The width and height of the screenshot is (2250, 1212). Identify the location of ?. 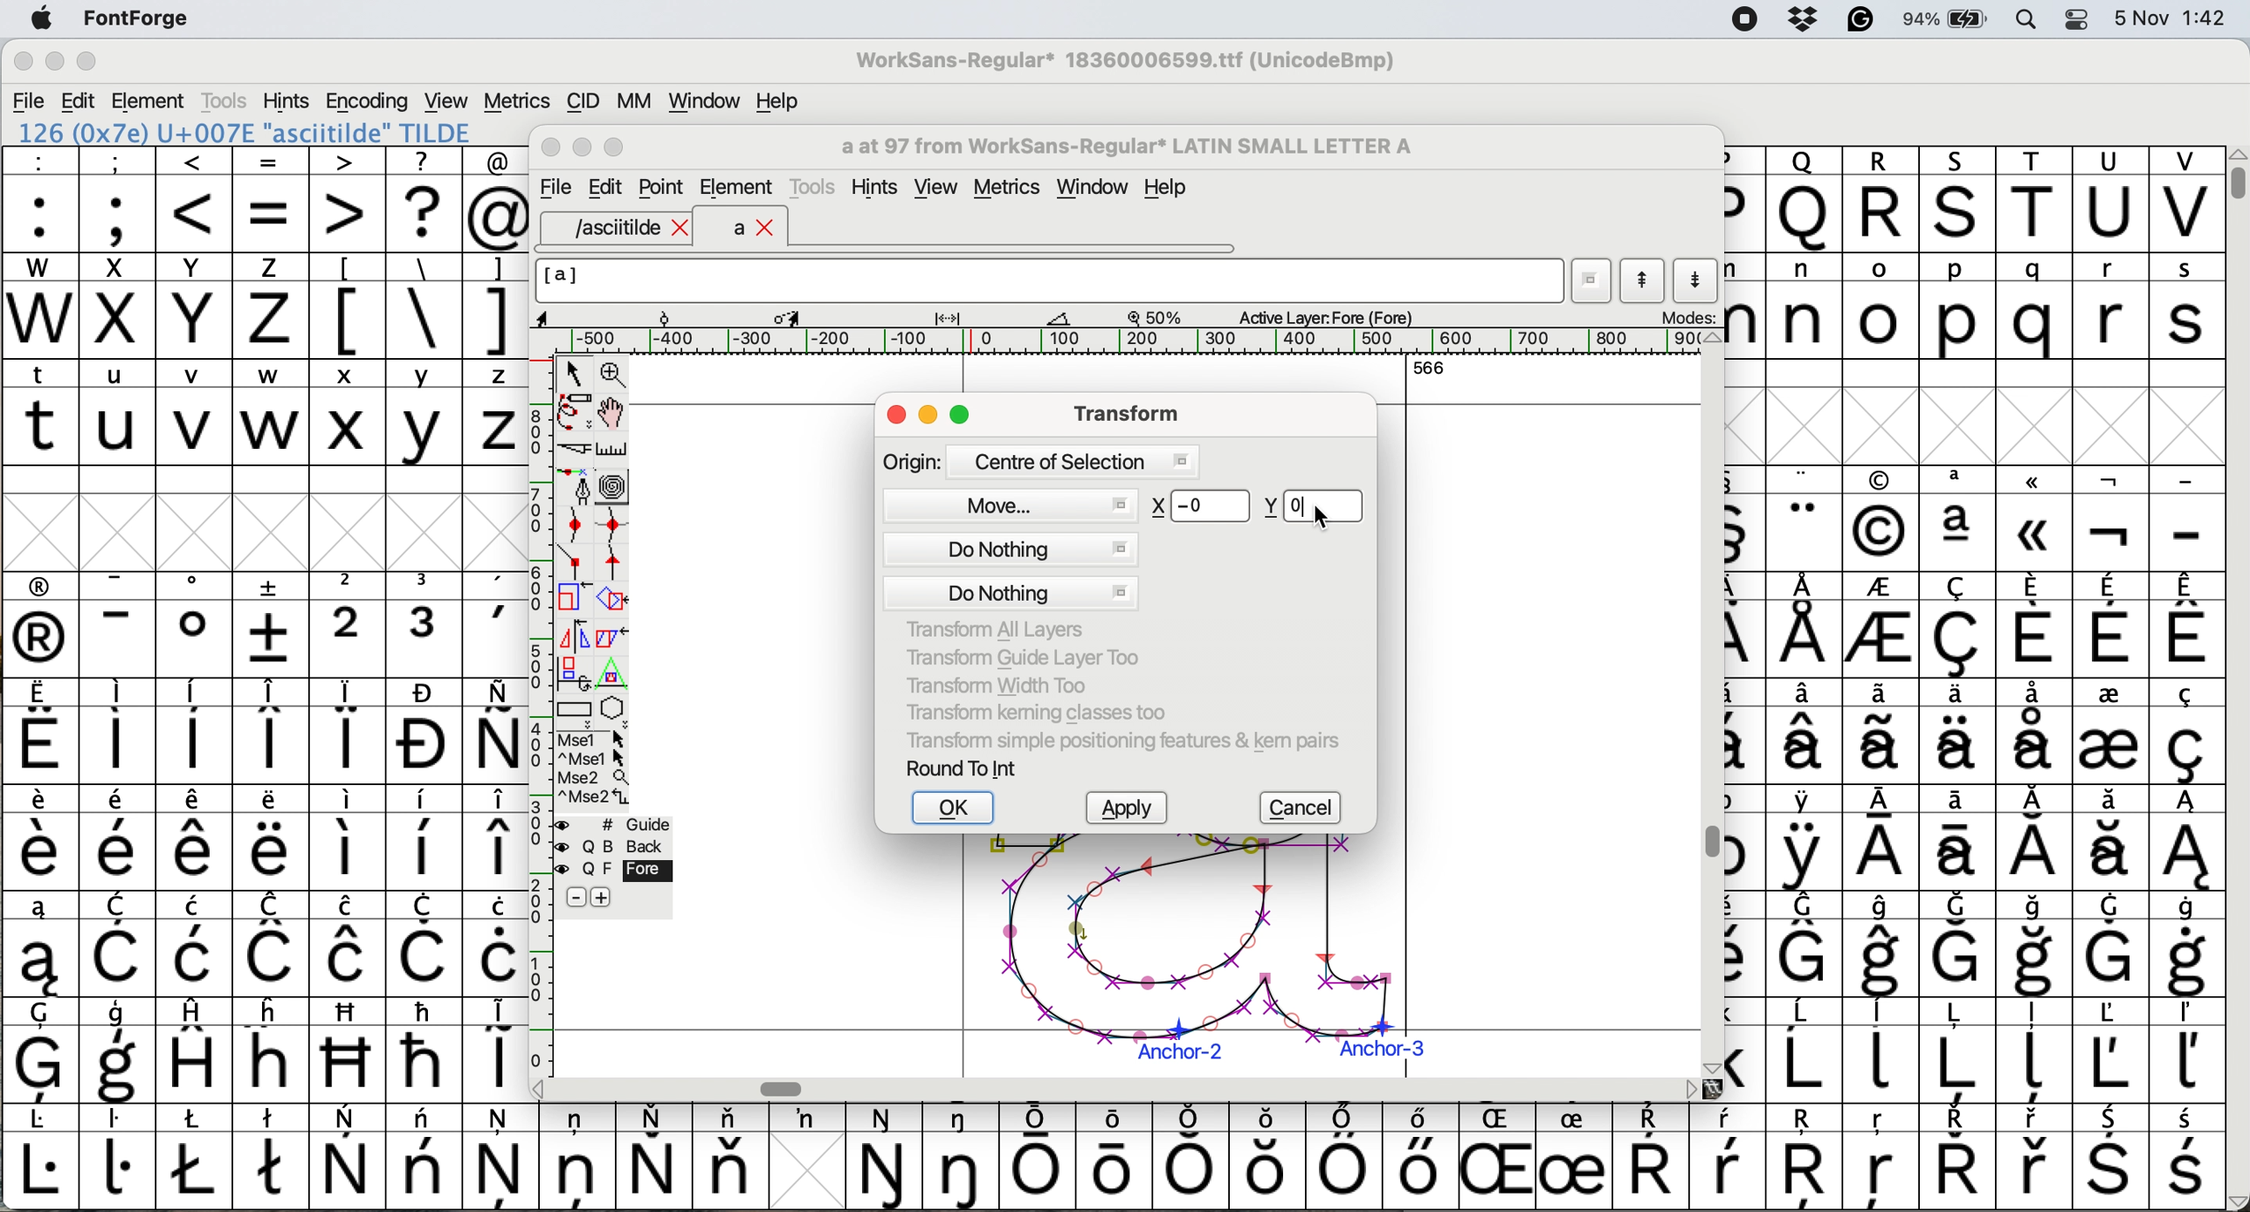
(424, 198).